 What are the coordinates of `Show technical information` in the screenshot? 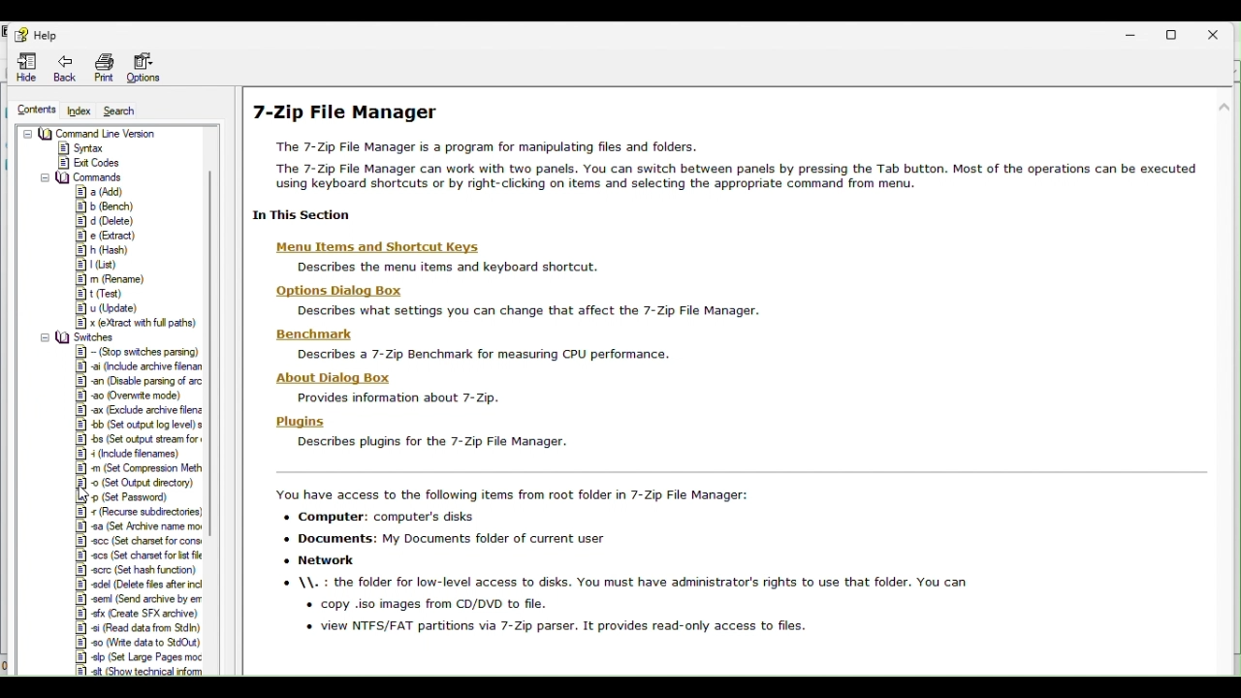 It's located at (139, 672).